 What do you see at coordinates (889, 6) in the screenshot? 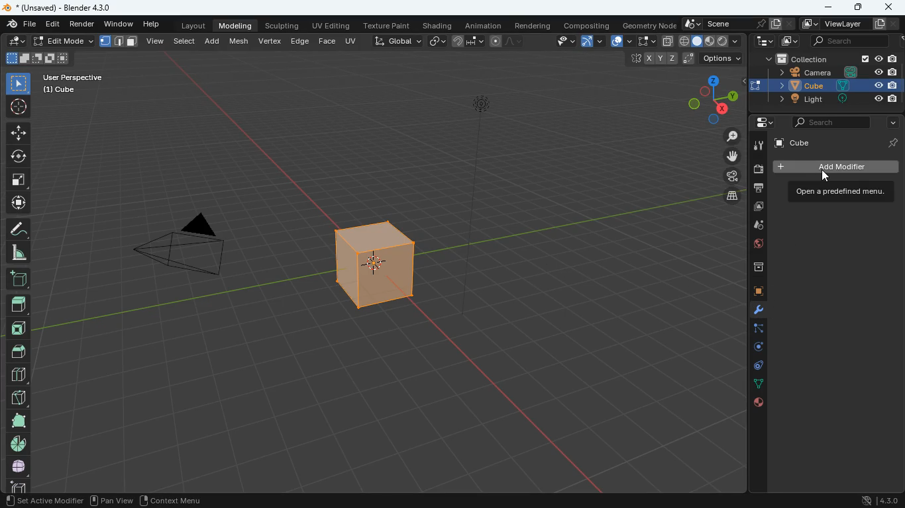
I see `close` at bounding box center [889, 6].